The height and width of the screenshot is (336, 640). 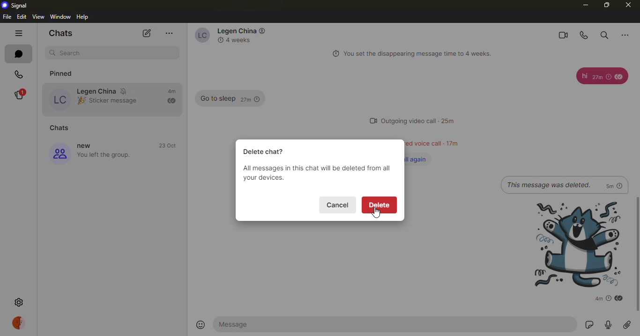 I want to click on more, so click(x=169, y=34).